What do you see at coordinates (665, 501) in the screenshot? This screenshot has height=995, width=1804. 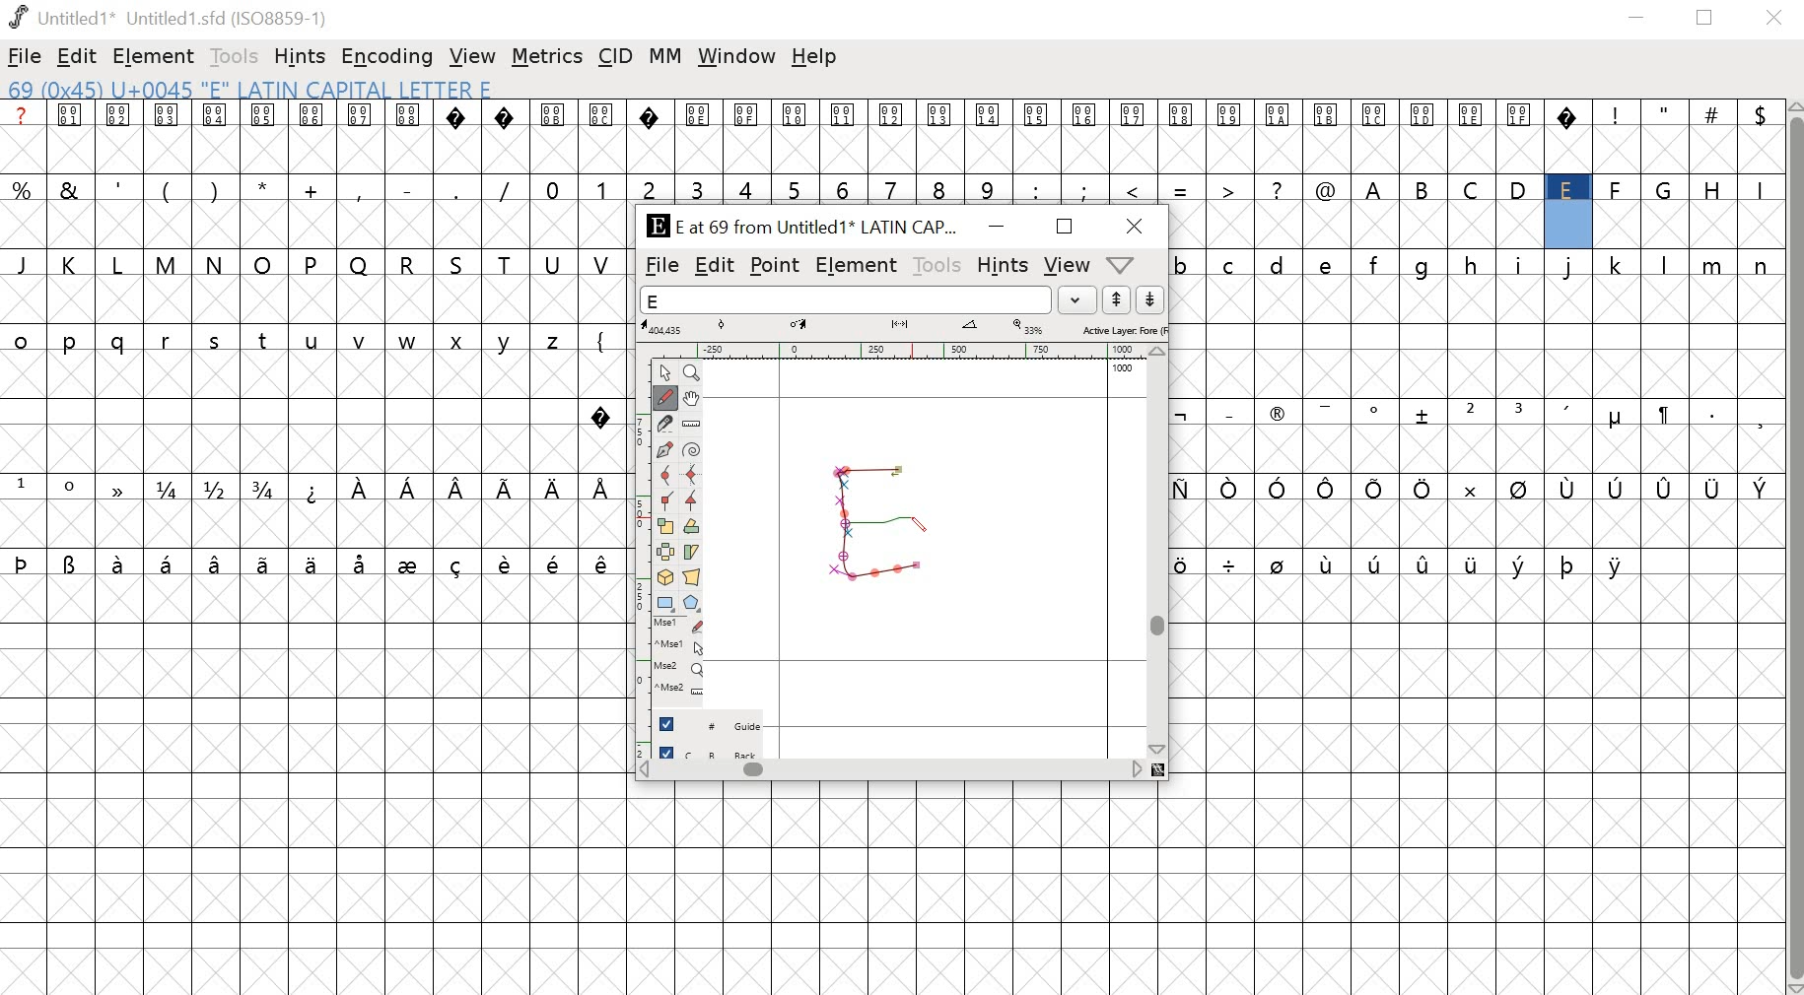 I see `Corner` at bounding box center [665, 501].